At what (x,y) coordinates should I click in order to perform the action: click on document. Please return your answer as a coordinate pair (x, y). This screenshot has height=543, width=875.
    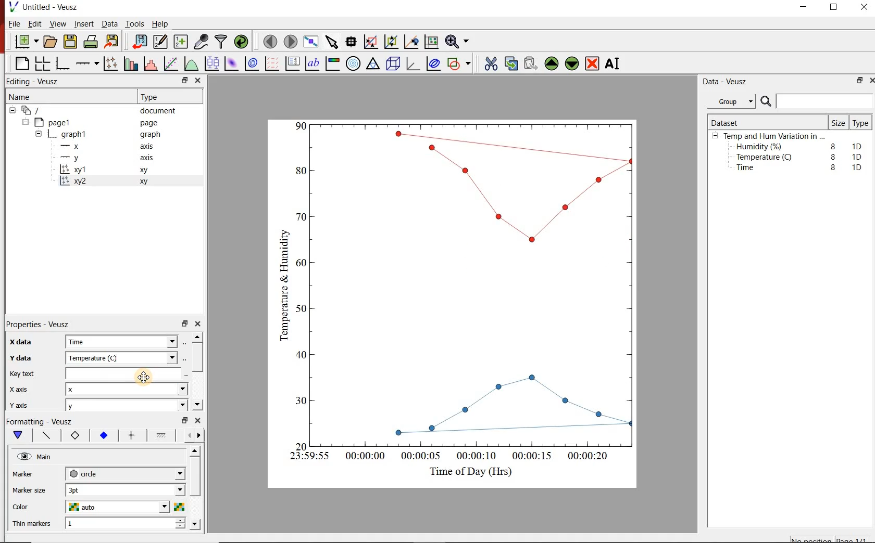
    Looking at the image, I should click on (161, 111).